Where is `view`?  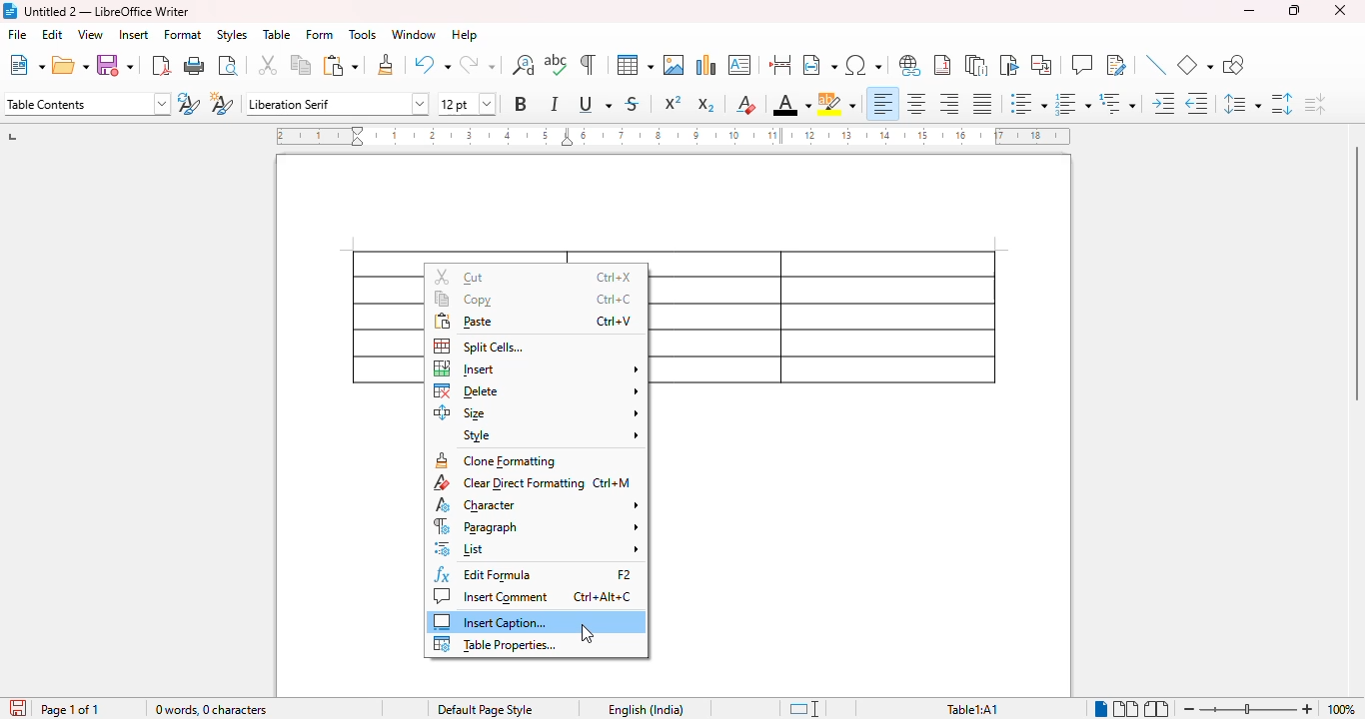 view is located at coordinates (91, 34).